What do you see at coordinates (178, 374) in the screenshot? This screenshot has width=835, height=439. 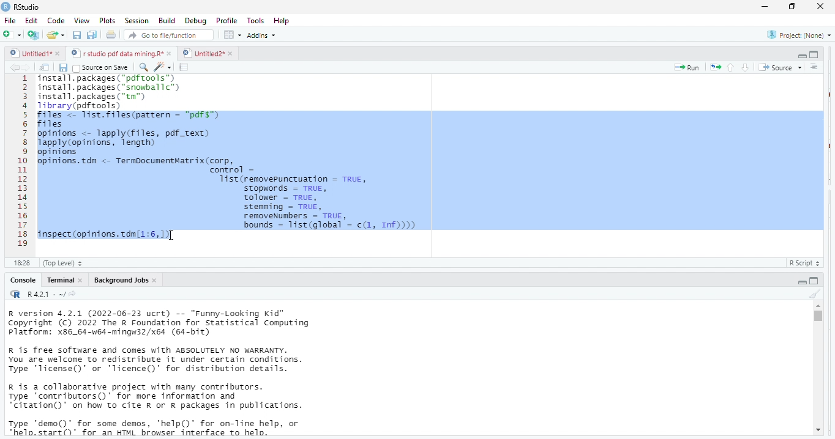 I see `R version 4.2.1 (2022-06-23 ucrt) -- "Funny-Looking Kid™
Copyright (C) 2022 The R Foundation for Statistical Computing
Platform: x86_64-w64-mingw32/x64 (64-bit)

R is free software and comes with ABSOLUTELY NO WARRANTY.
You are welcome to redistribute it under certain conditions.
Type 'Ticense()' or 'licence()’ for distribution details.

R is a collaborative project with many contributors.

Type ‘contributors()’ for more information and

“citation()’ on how to cite R or R packages in publications.
Type "demo()’ for some demos, 'help()' for on-line help, or
"helo.start()" for an HTML browser interface to helo.` at bounding box center [178, 374].